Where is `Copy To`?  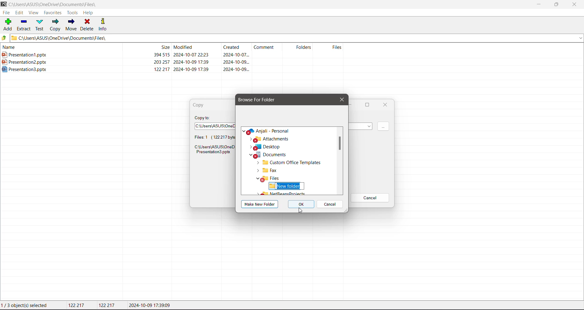
Copy To is located at coordinates (203, 117).